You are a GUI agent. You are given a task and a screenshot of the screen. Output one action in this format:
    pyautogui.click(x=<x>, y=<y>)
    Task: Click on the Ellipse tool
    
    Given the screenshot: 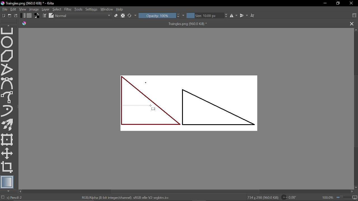 What is the action you would take?
    pyautogui.click(x=7, y=42)
    